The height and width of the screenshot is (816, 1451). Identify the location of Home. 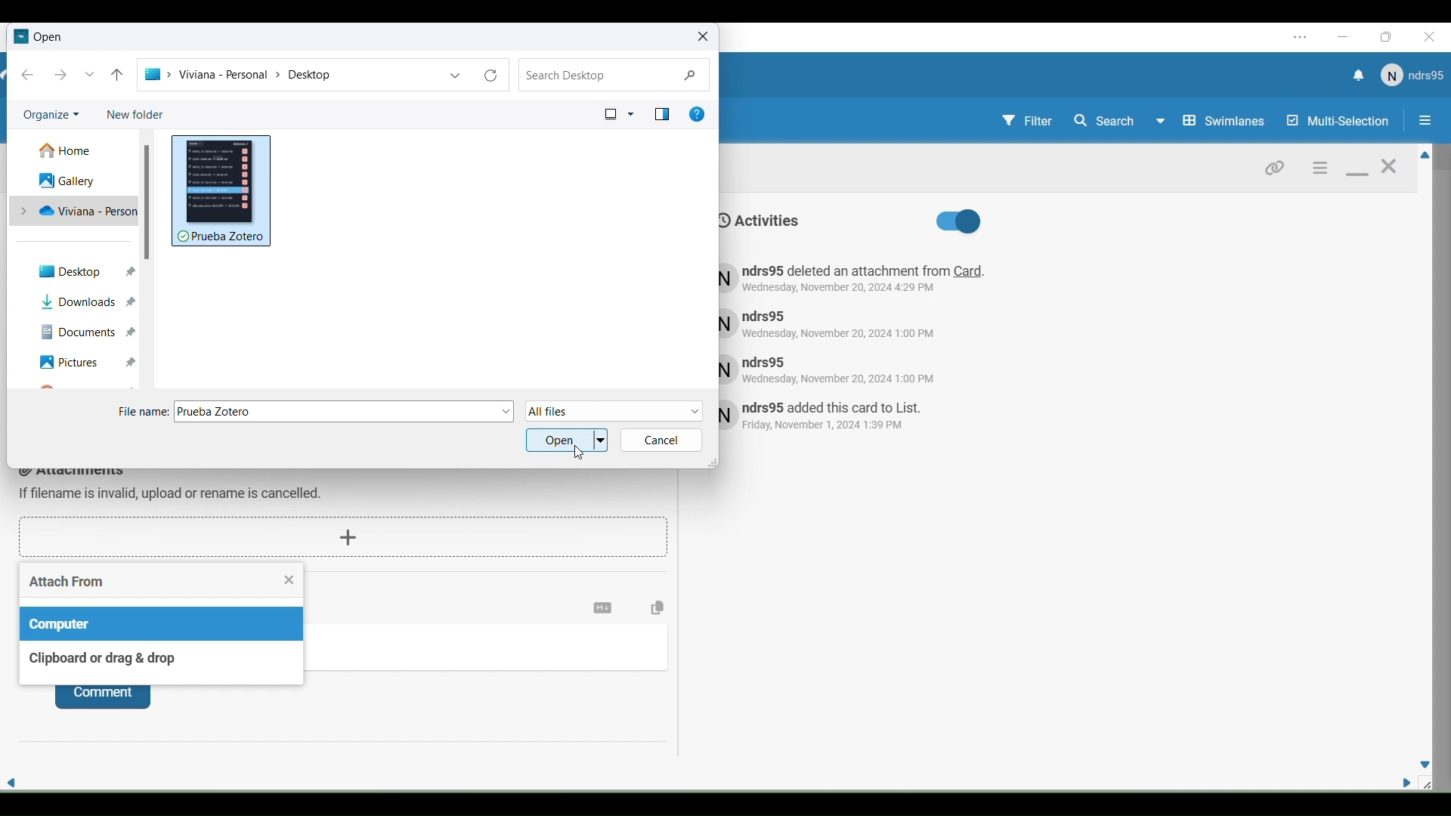
(73, 152).